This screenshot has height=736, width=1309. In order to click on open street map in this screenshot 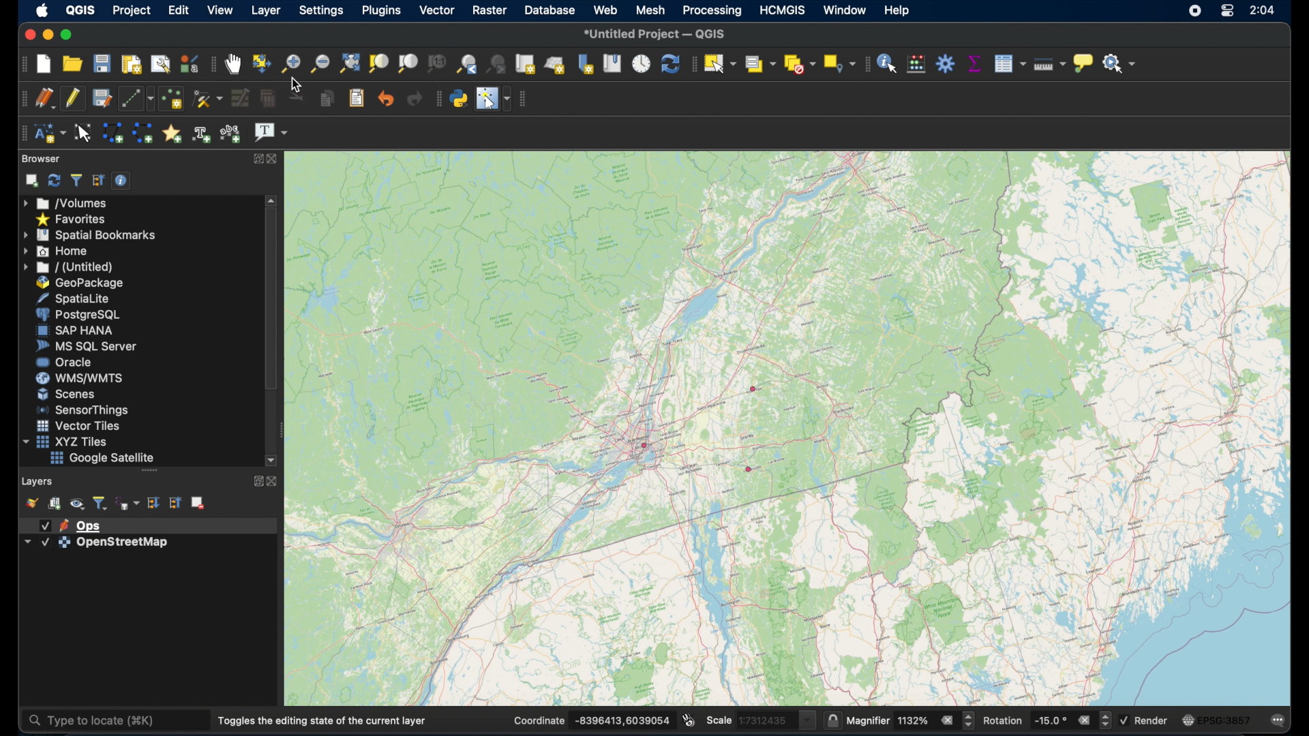, I will do `click(1030, 426)`.